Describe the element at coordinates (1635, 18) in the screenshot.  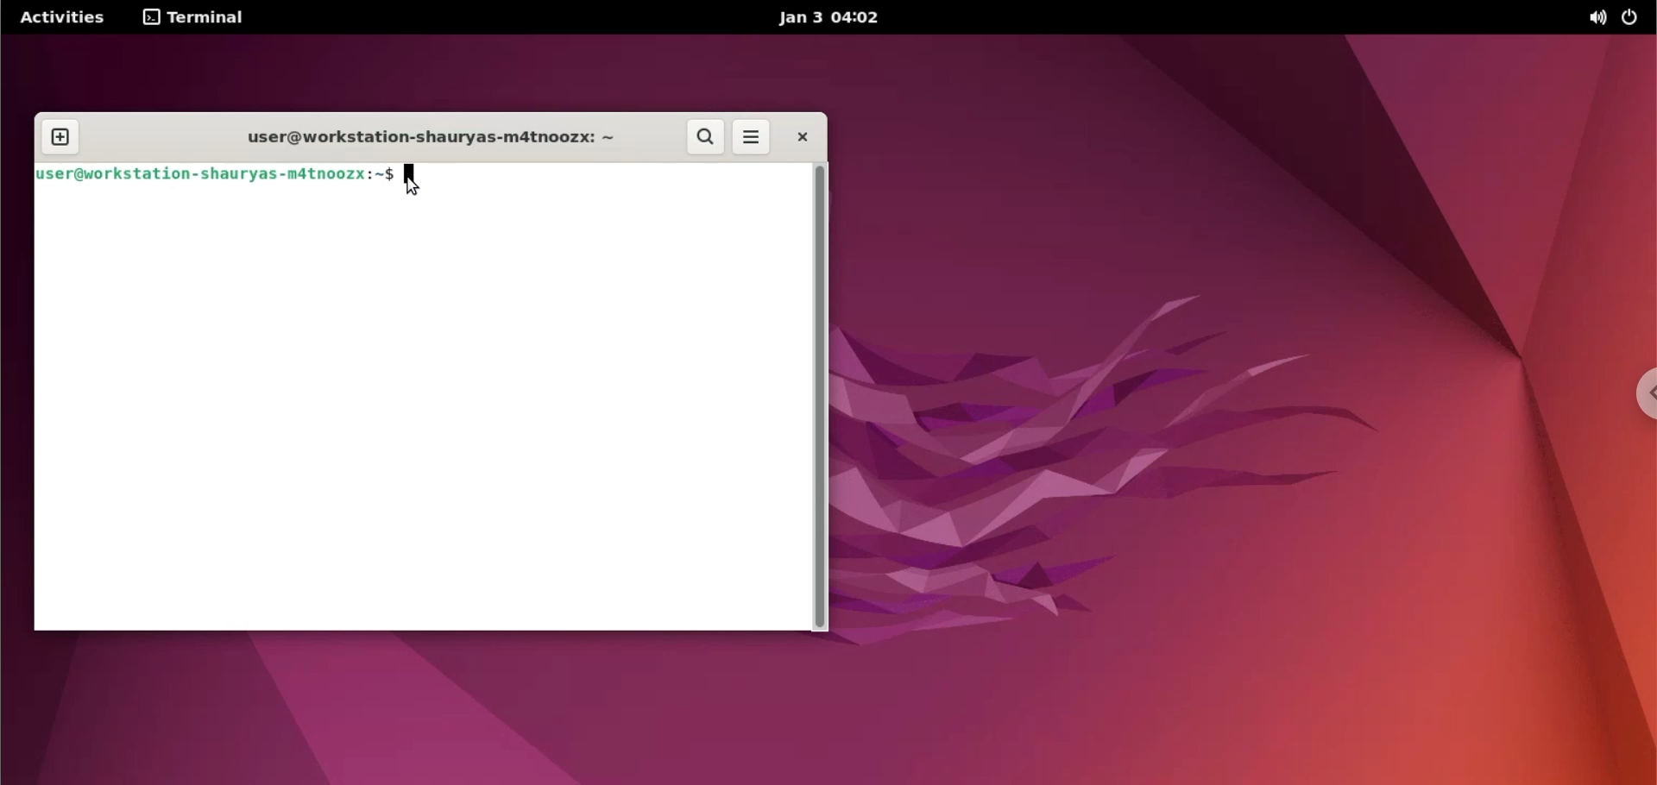
I see `power options` at that location.